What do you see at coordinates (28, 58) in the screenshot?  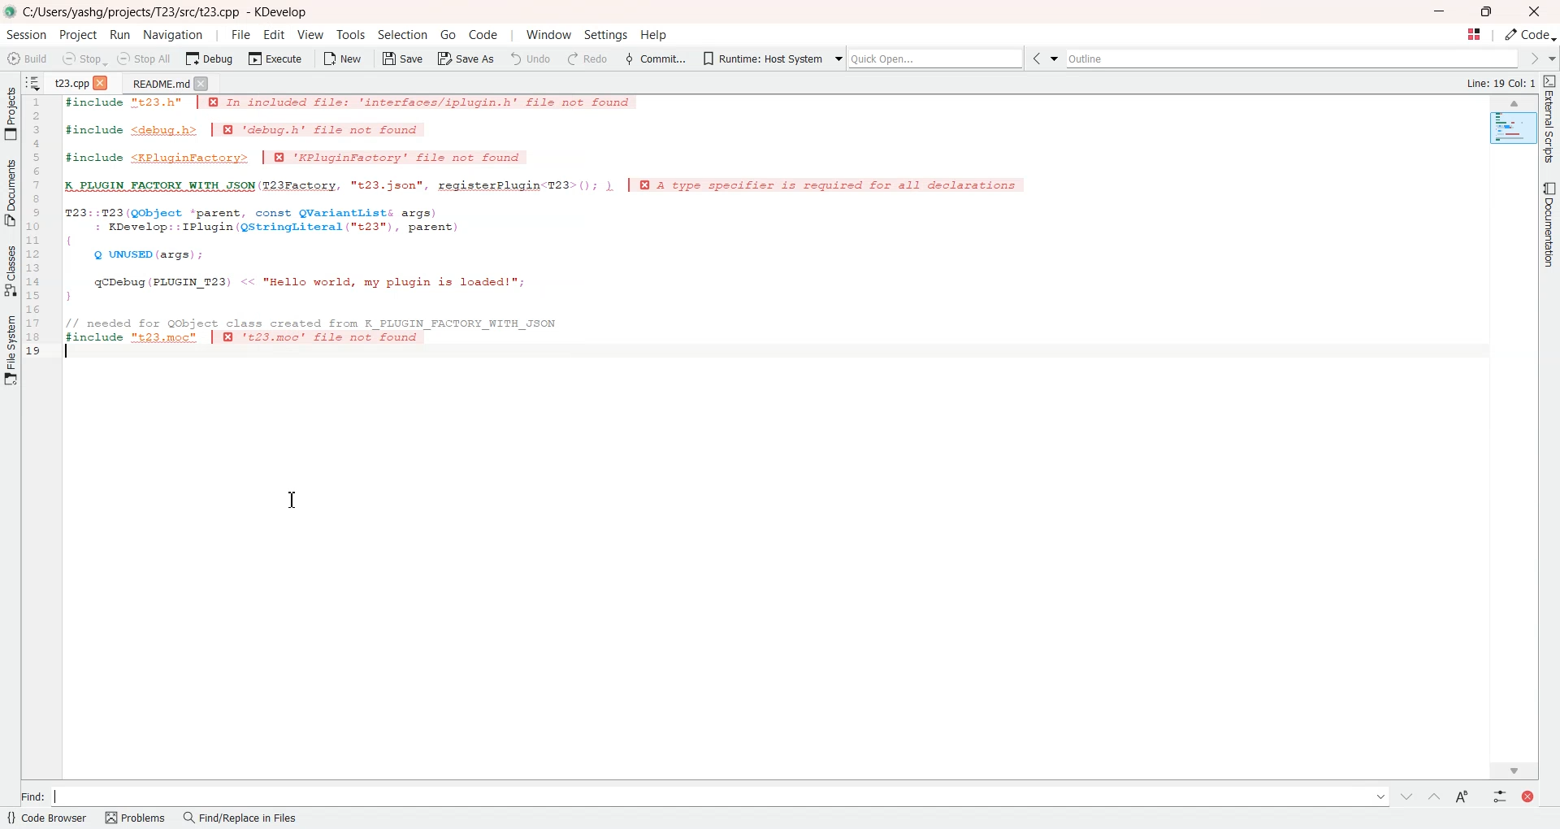 I see `Build` at bounding box center [28, 58].